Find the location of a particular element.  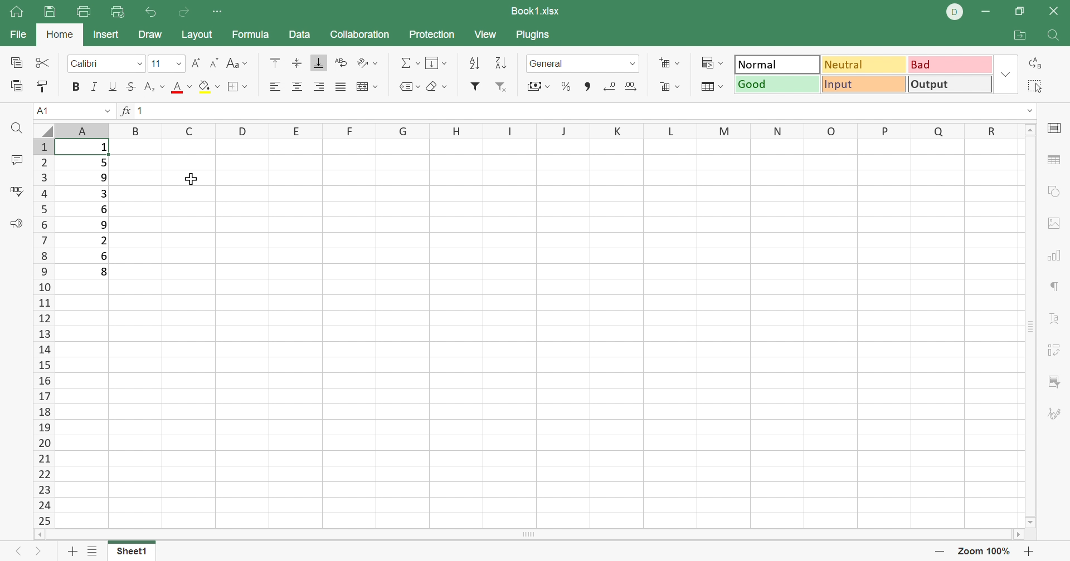

Subscript is located at coordinates (153, 87).